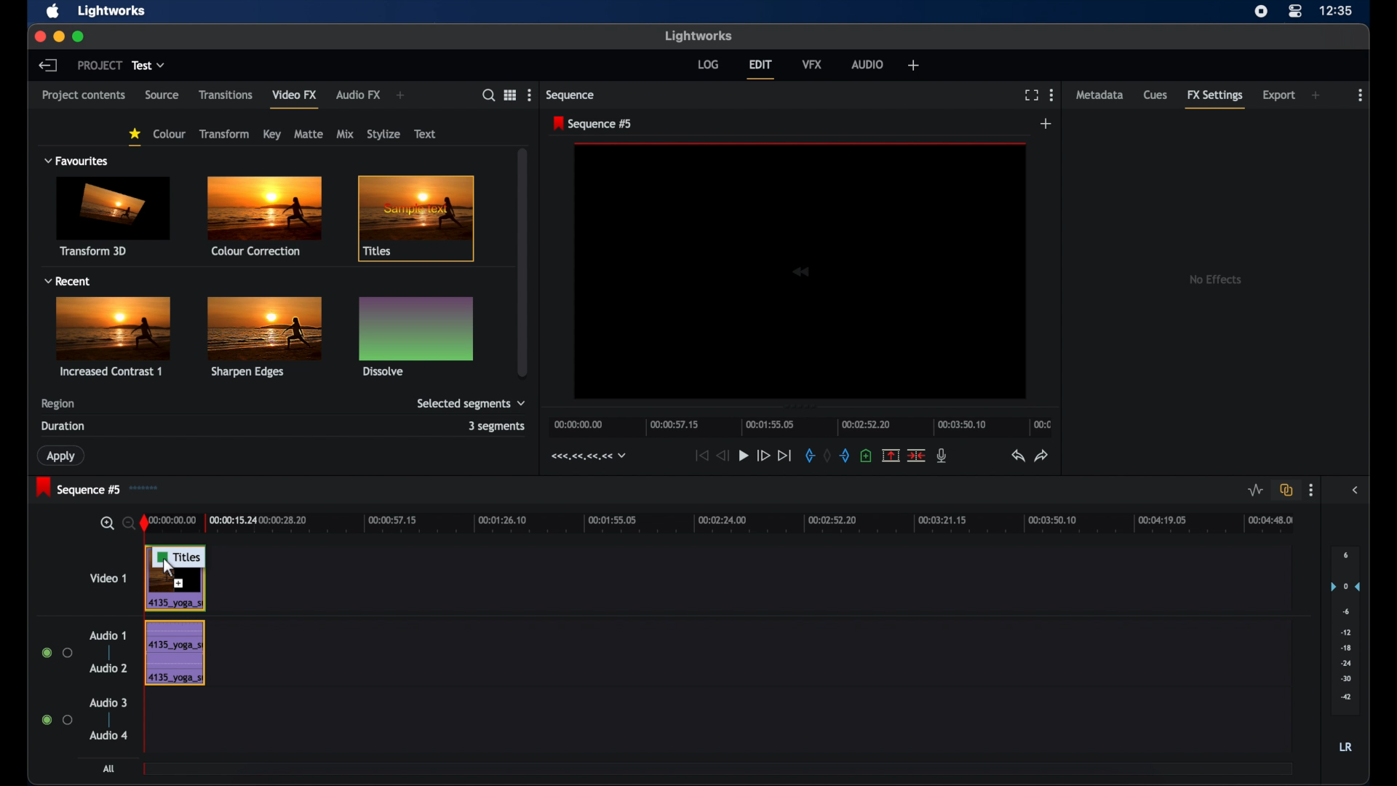 This screenshot has height=786, width=1397. What do you see at coordinates (943, 456) in the screenshot?
I see `mic` at bounding box center [943, 456].